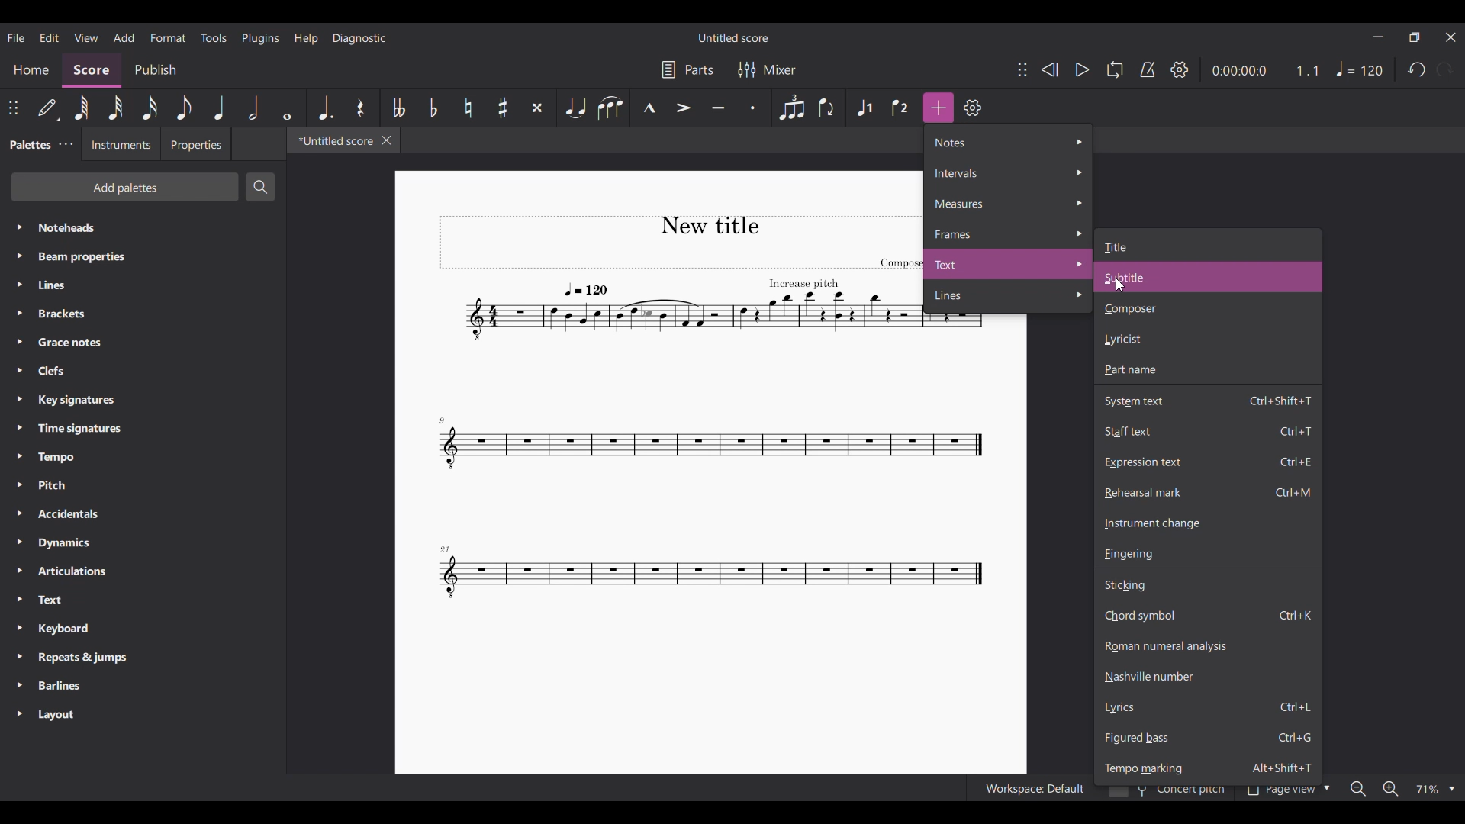 Image resolution: width=1465 pixels, height=824 pixels. What do you see at coordinates (142, 543) in the screenshot?
I see `Dynamics` at bounding box center [142, 543].